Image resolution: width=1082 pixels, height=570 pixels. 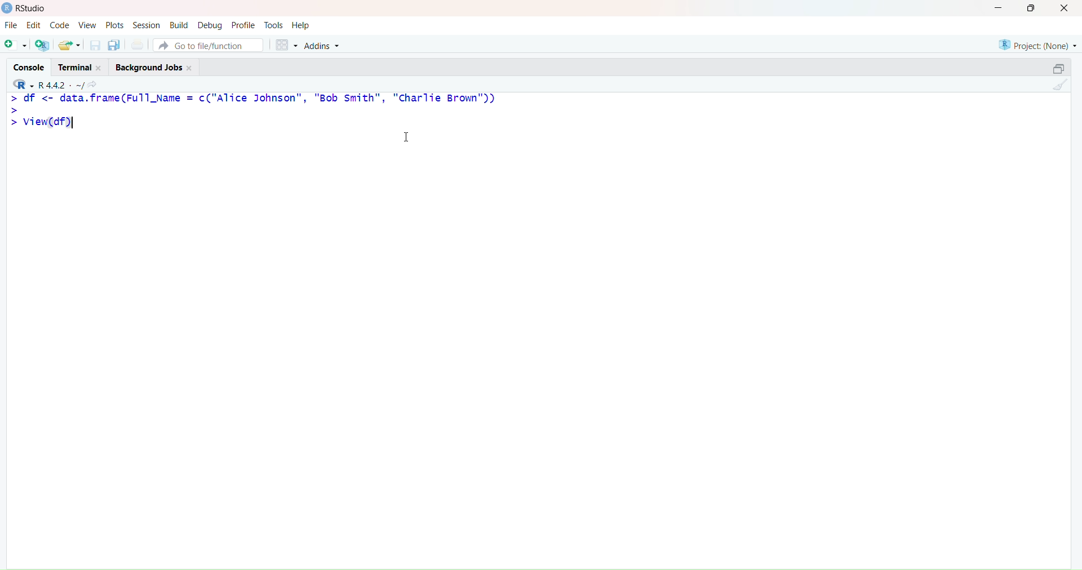 I want to click on Help, so click(x=301, y=24).